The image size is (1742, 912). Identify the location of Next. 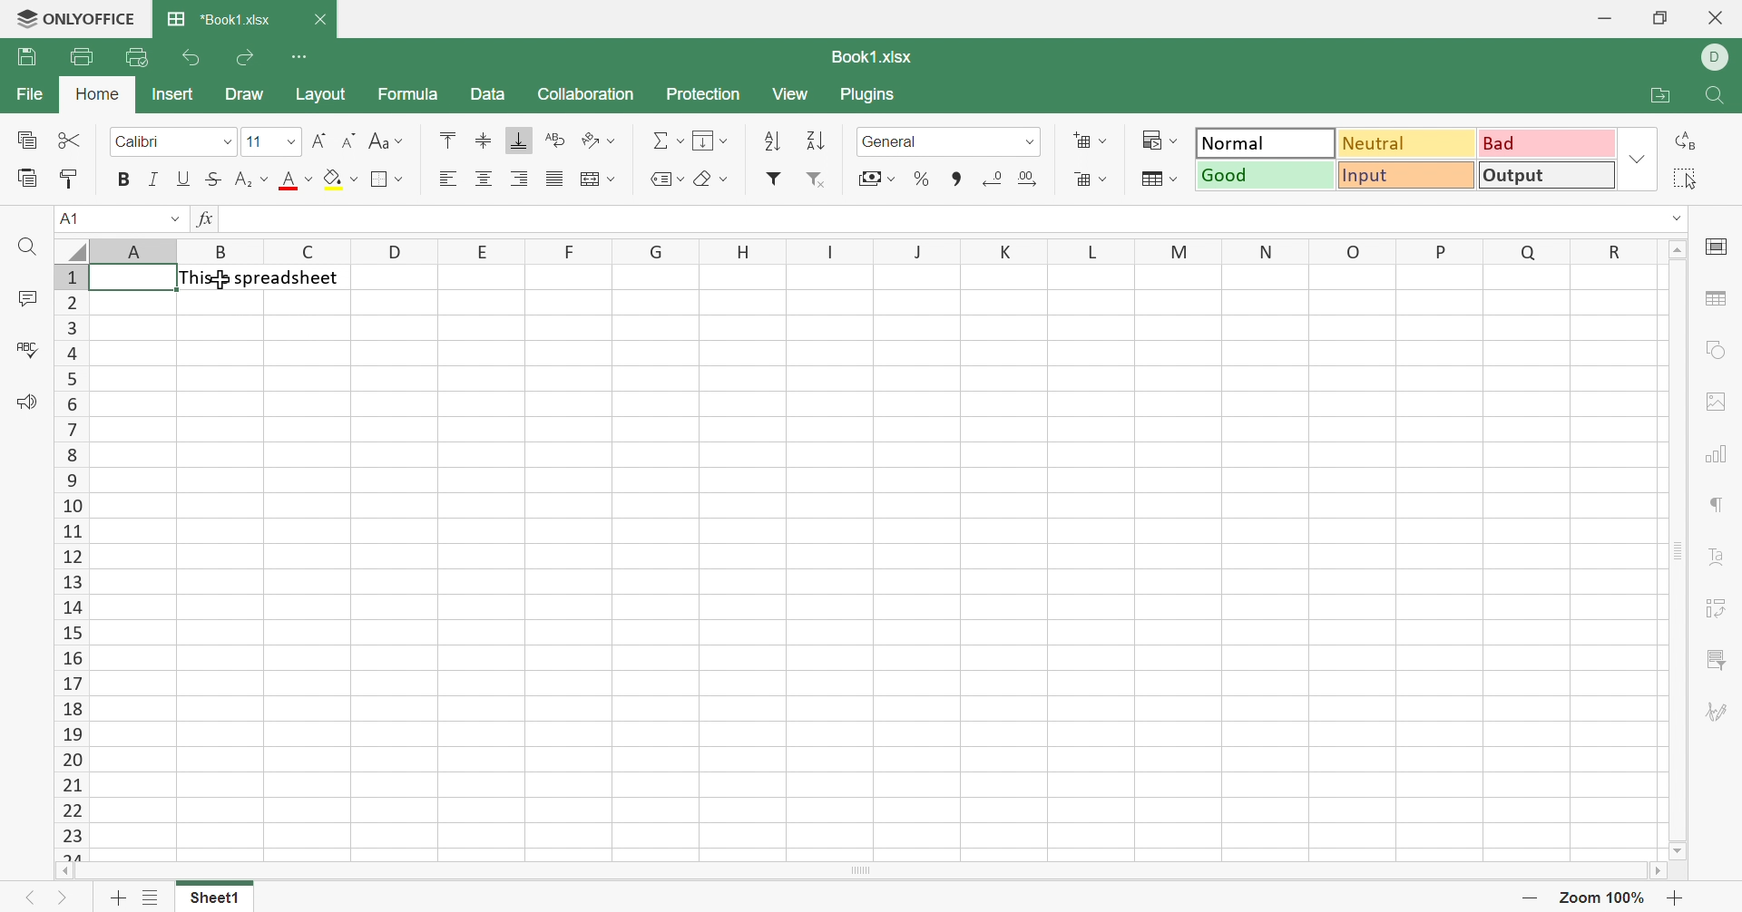
(63, 897).